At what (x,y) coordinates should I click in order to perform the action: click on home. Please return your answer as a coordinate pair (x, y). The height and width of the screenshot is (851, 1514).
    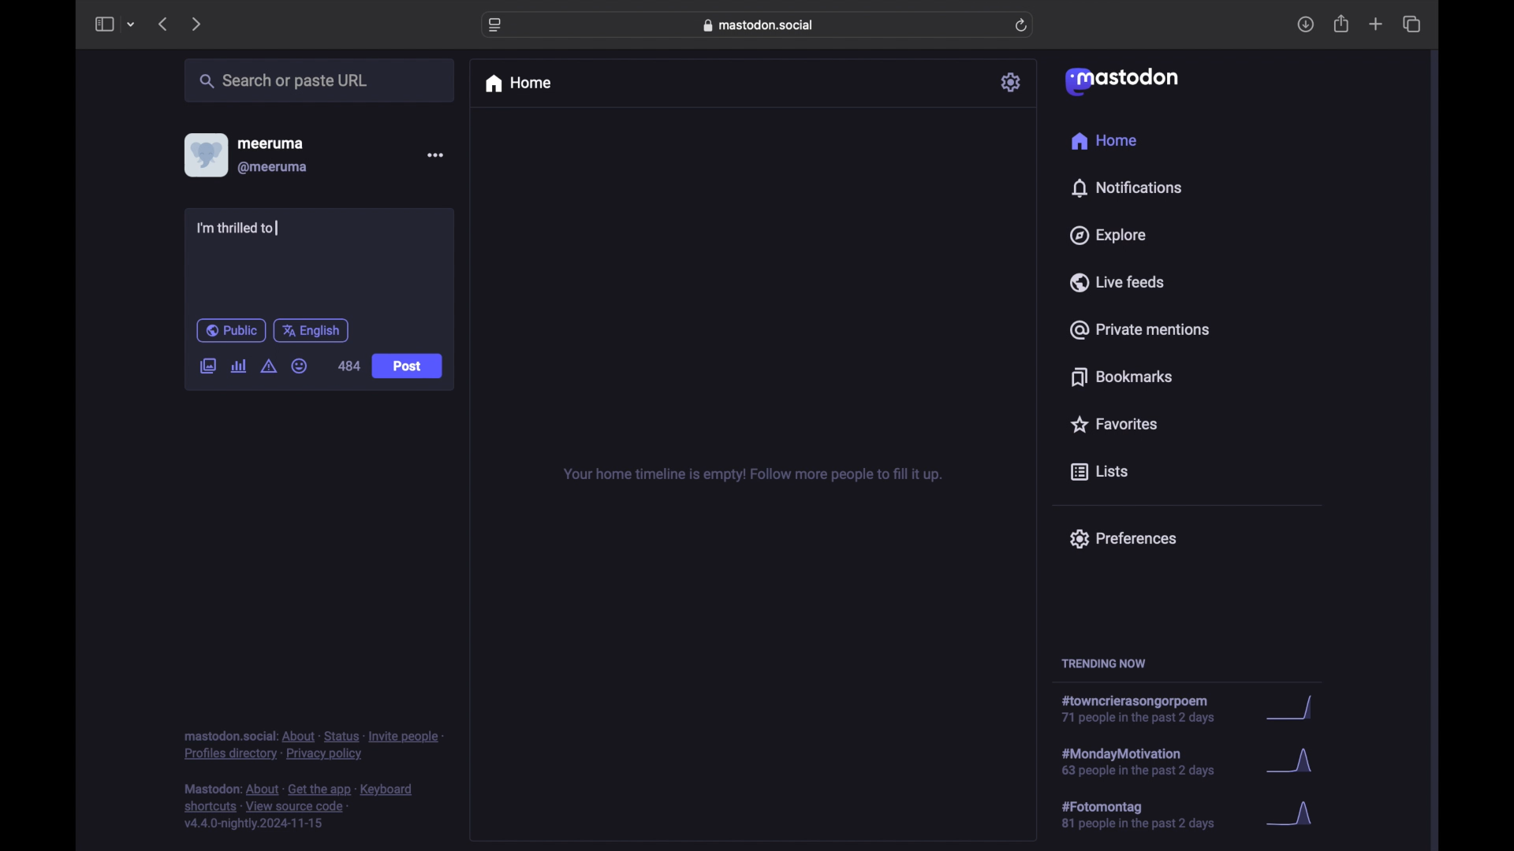
    Looking at the image, I should click on (517, 84).